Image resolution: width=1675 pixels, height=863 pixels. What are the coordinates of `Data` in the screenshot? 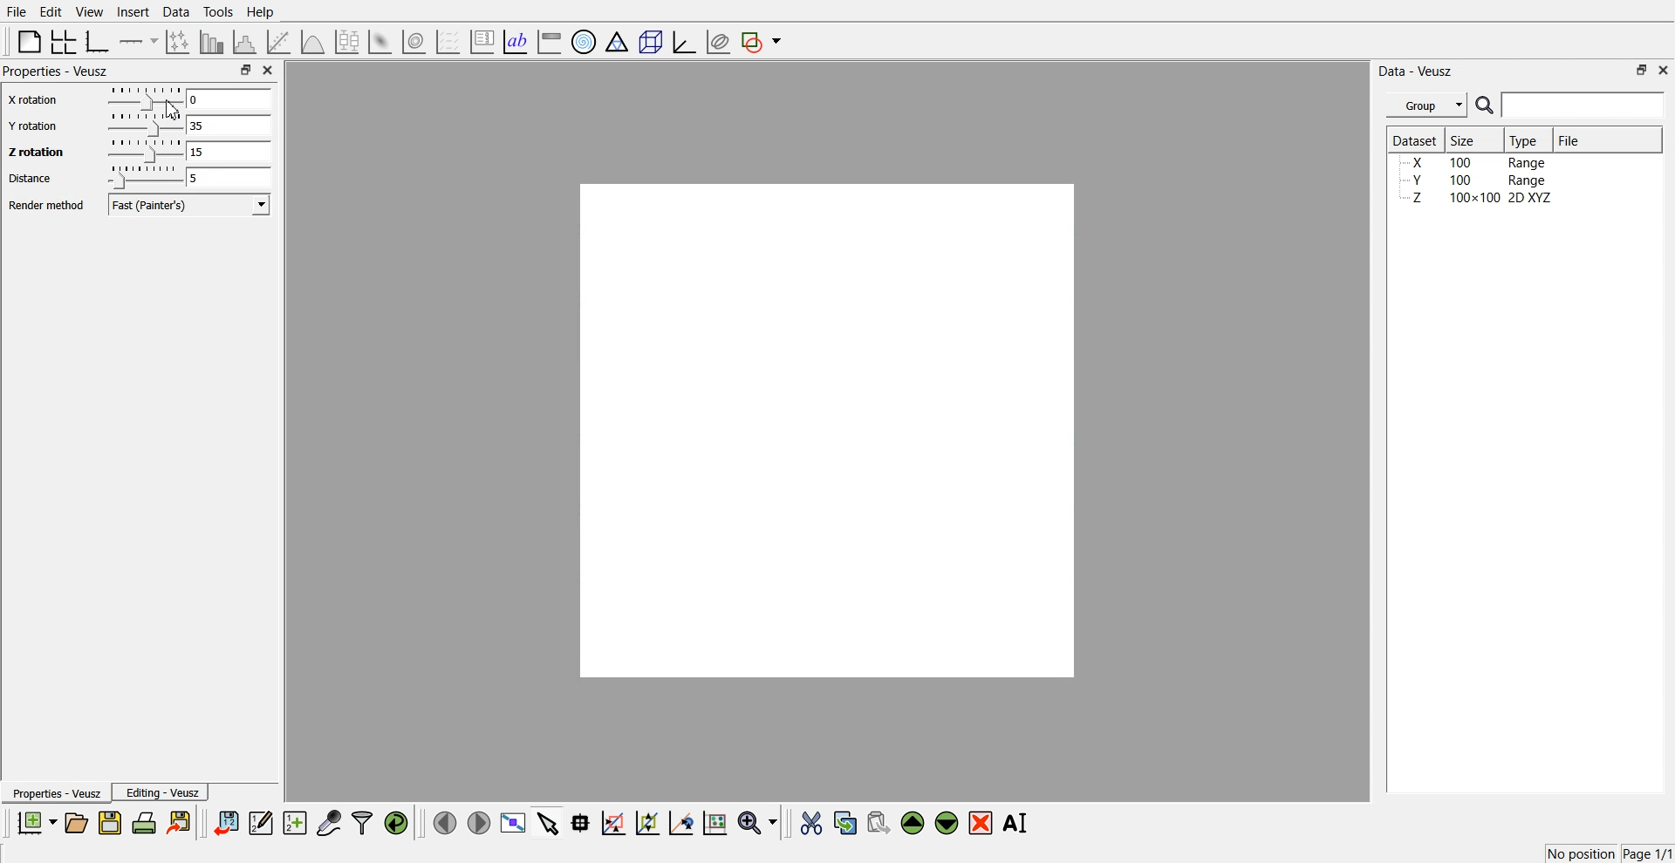 It's located at (178, 12).